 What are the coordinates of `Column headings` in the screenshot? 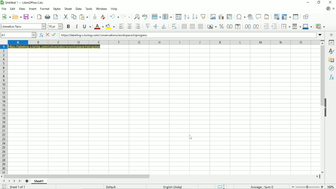 It's located at (163, 42).